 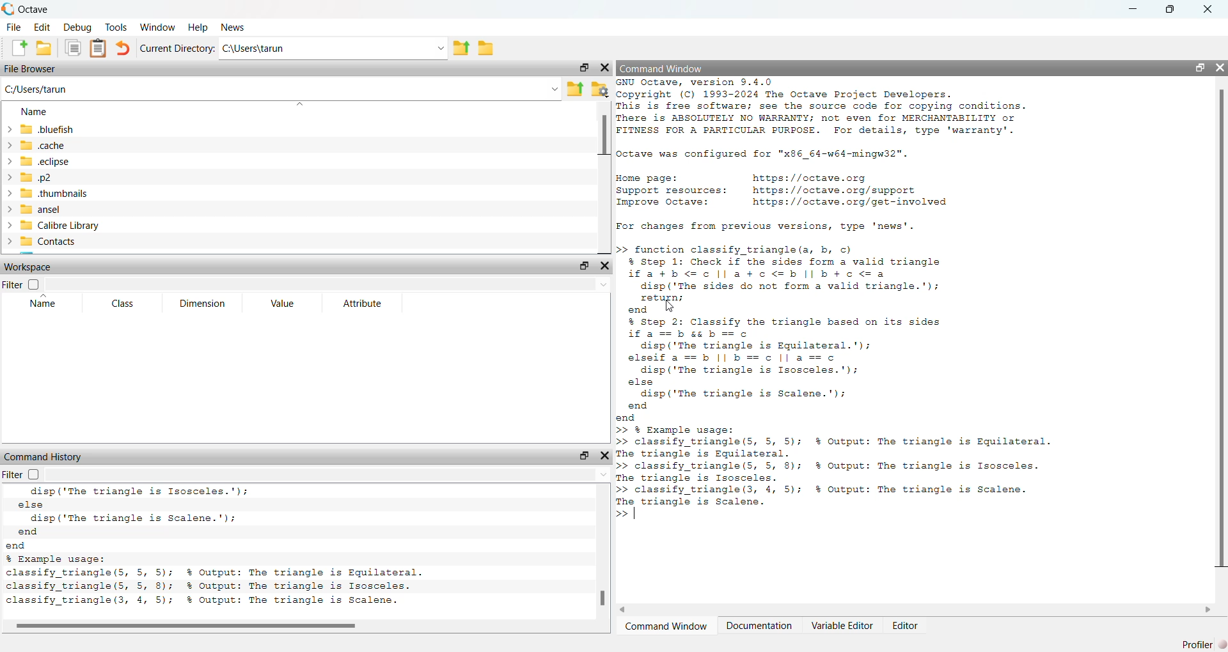 What do you see at coordinates (12, 27) in the screenshot?
I see `file` at bounding box center [12, 27].